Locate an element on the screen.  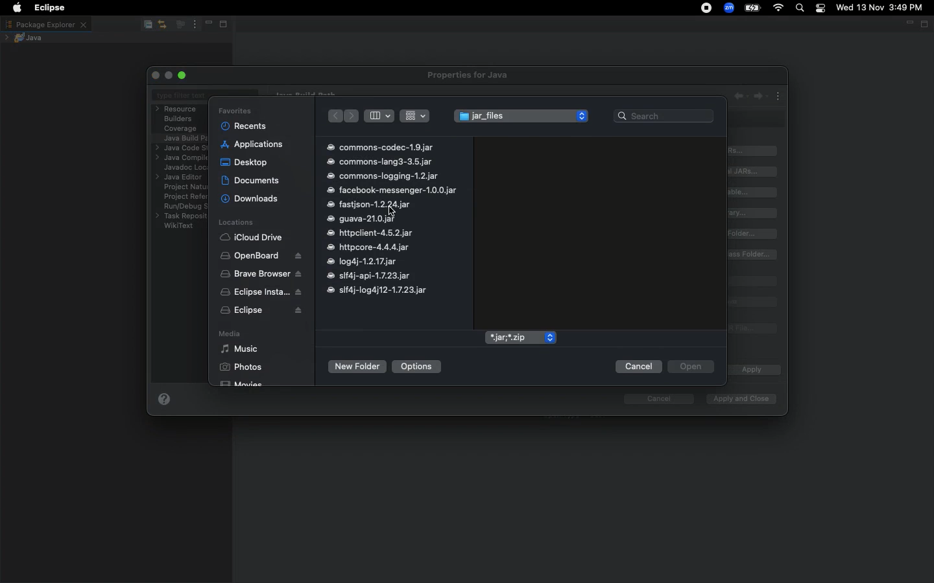
view rows is located at coordinates (415, 115).